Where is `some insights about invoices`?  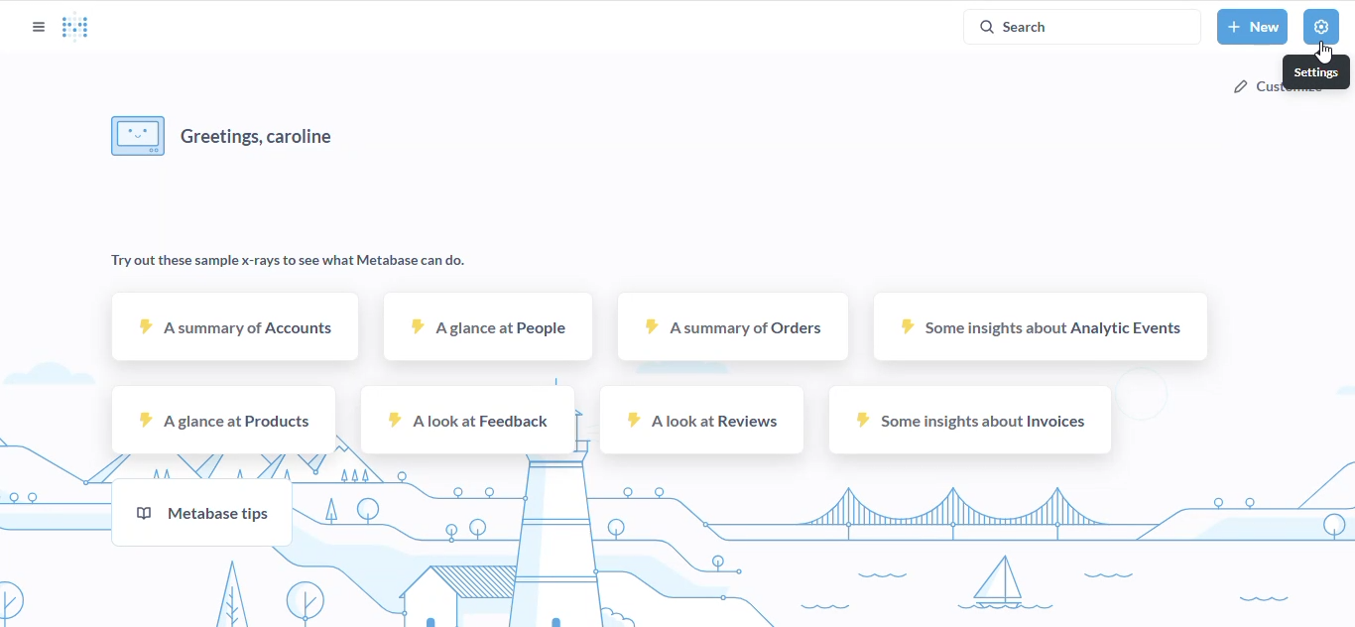 some insights about invoices is located at coordinates (970, 420).